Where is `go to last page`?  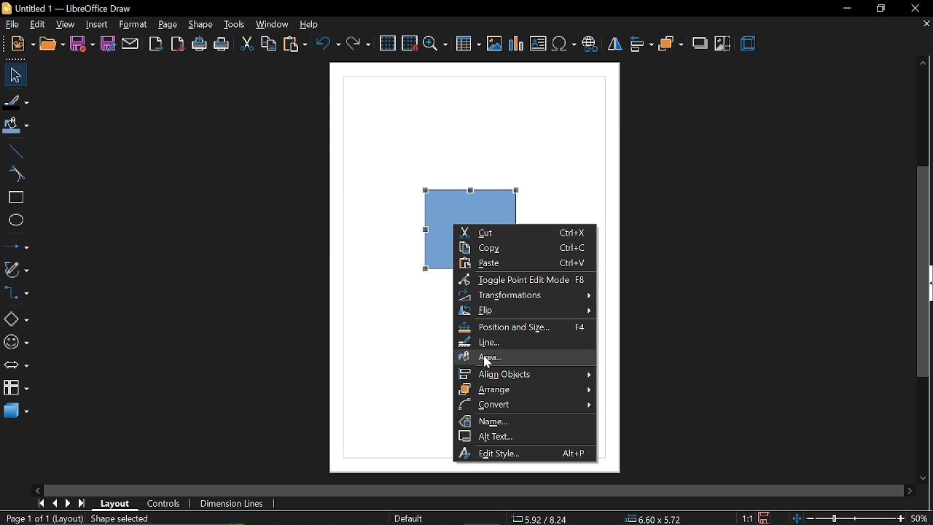 go to last page is located at coordinates (82, 504).